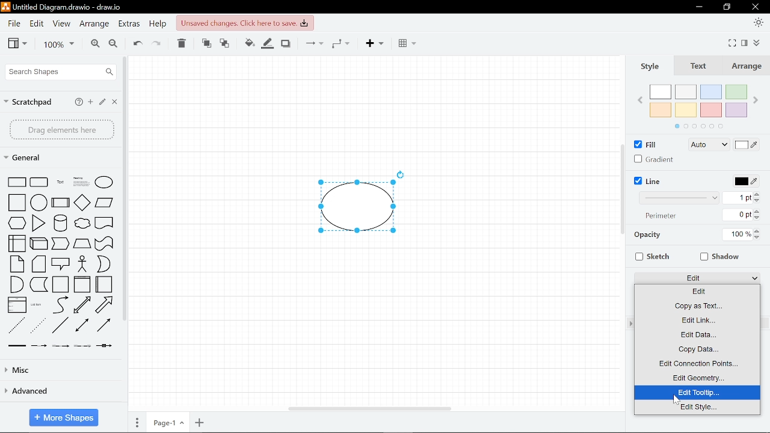  Describe the element at coordinates (364, 200) in the screenshot. I see `Current diagram` at that location.